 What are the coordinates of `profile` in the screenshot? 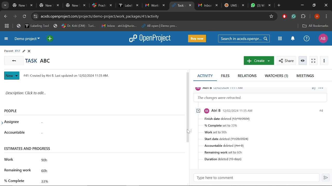 It's located at (248, 110).